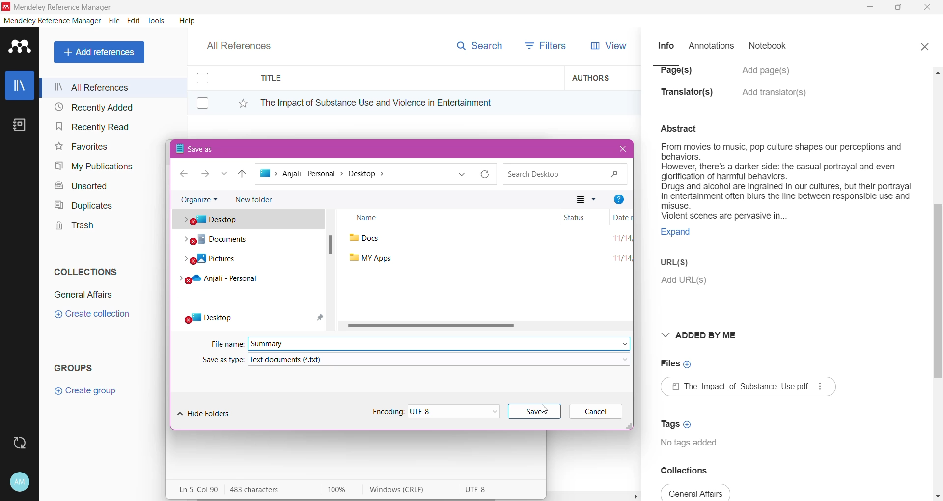  Describe the element at coordinates (785, 195) in the screenshot. I see `Document summary selected to be copied` at that location.